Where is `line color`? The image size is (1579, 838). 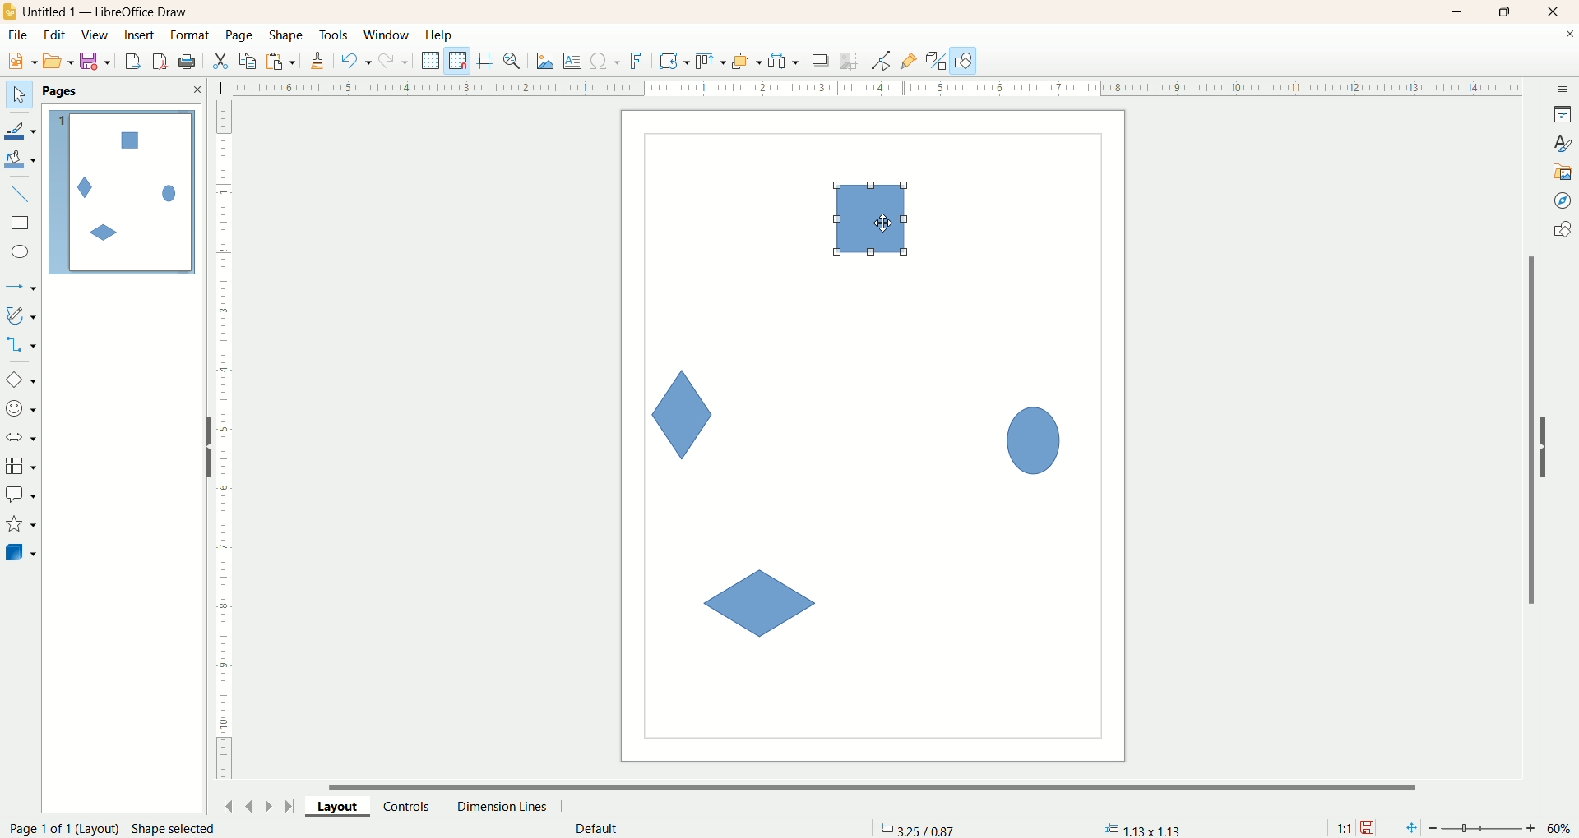 line color is located at coordinates (21, 129).